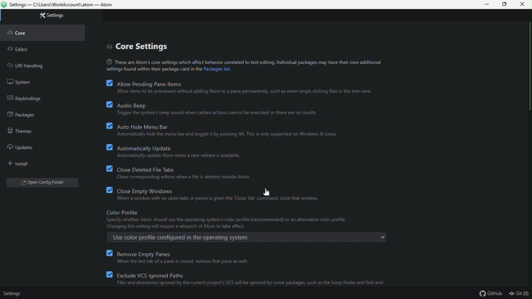 The image size is (532, 299). What do you see at coordinates (251, 173) in the screenshot?
I see `Close deleted file tabs` at bounding box center [251, 173].